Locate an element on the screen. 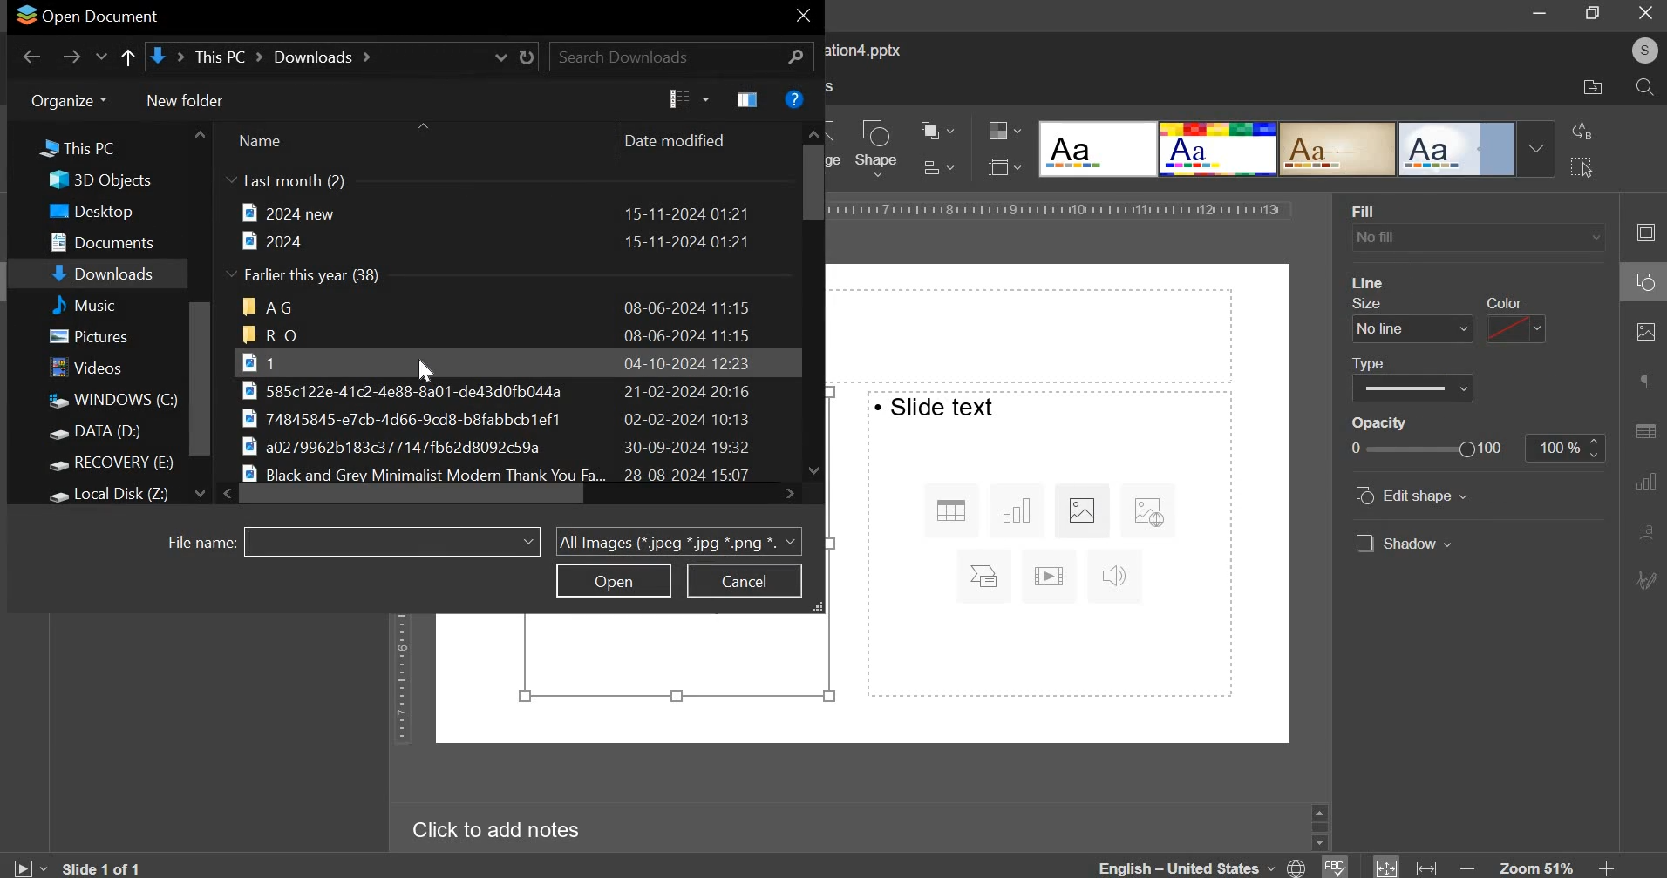  Name is located at coordinates (259, 139).